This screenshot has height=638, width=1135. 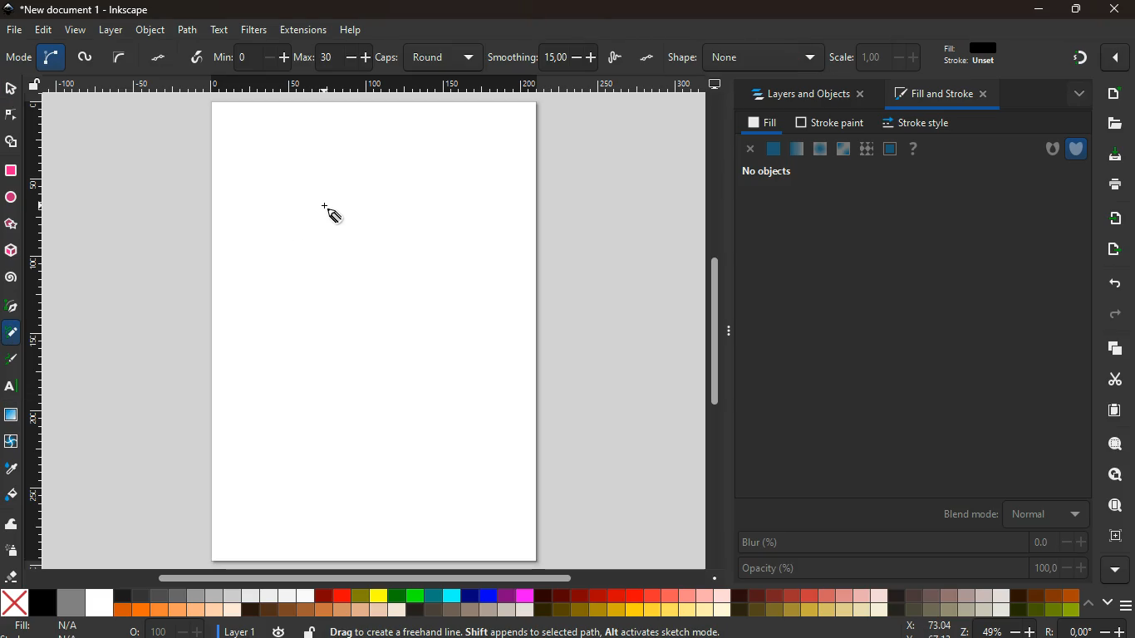 I want to click on pick, so click(x=10, y=307).